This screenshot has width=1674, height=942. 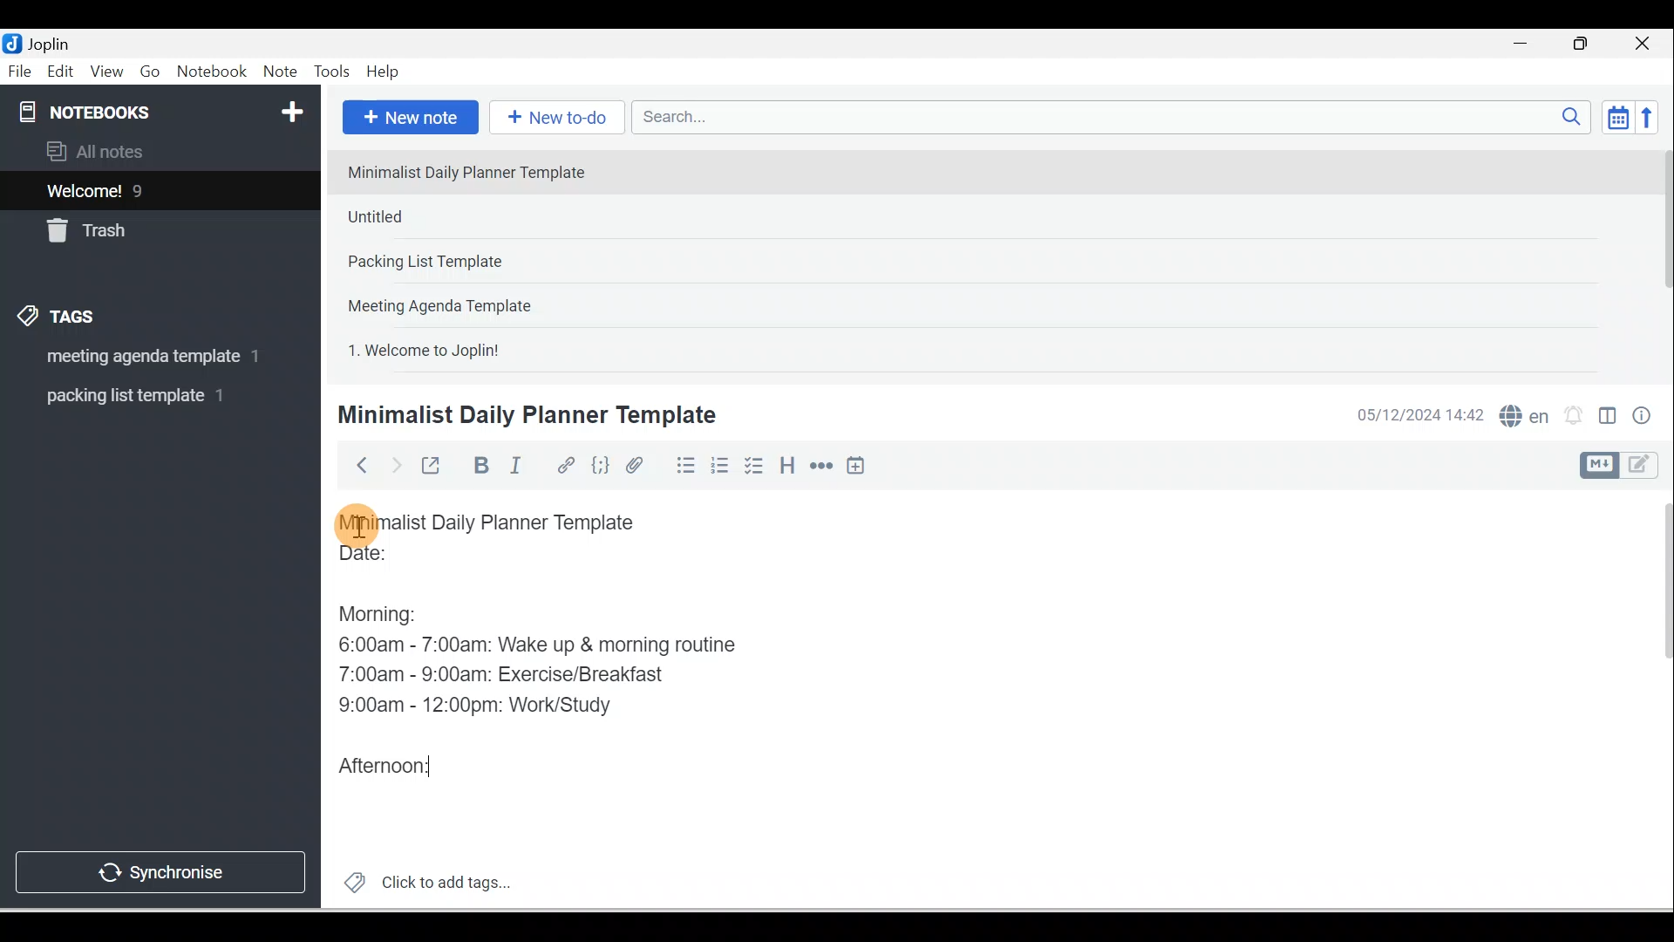 What do you see at coordinates (158, 151) in the screenshot?
I see `All notes` at bounding box center [158, 151].